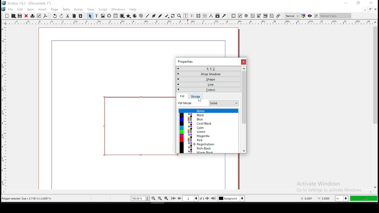  Describe the element at coordinates (208, 115) in the screenshot. I see `black` at that location.